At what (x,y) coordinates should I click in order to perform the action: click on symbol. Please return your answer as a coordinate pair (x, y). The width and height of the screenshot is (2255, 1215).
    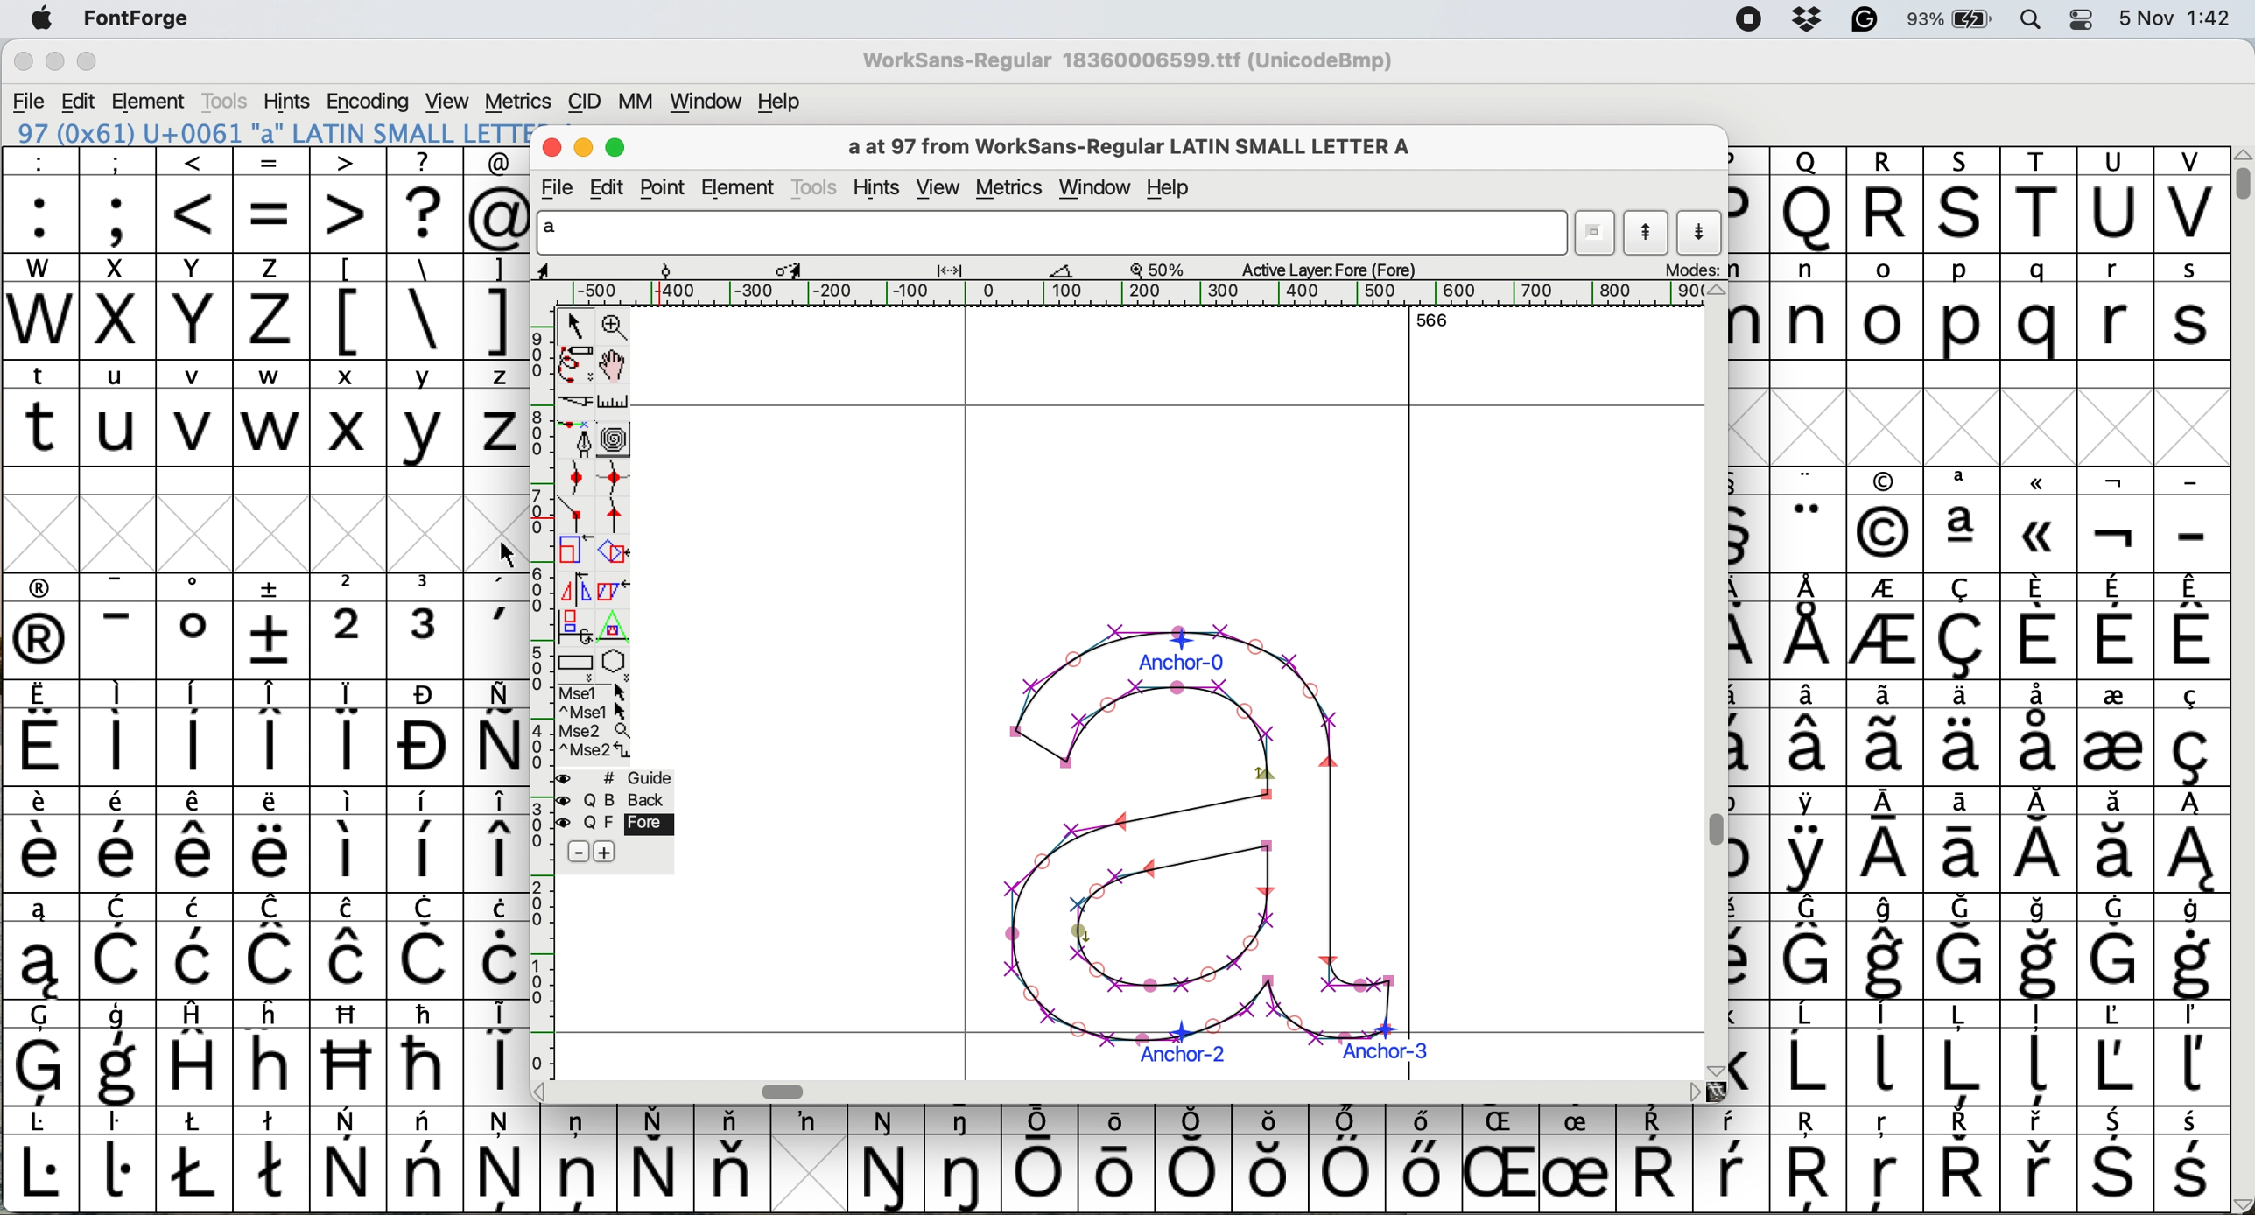
    Looking at the image, I should click on (1886, 1050).